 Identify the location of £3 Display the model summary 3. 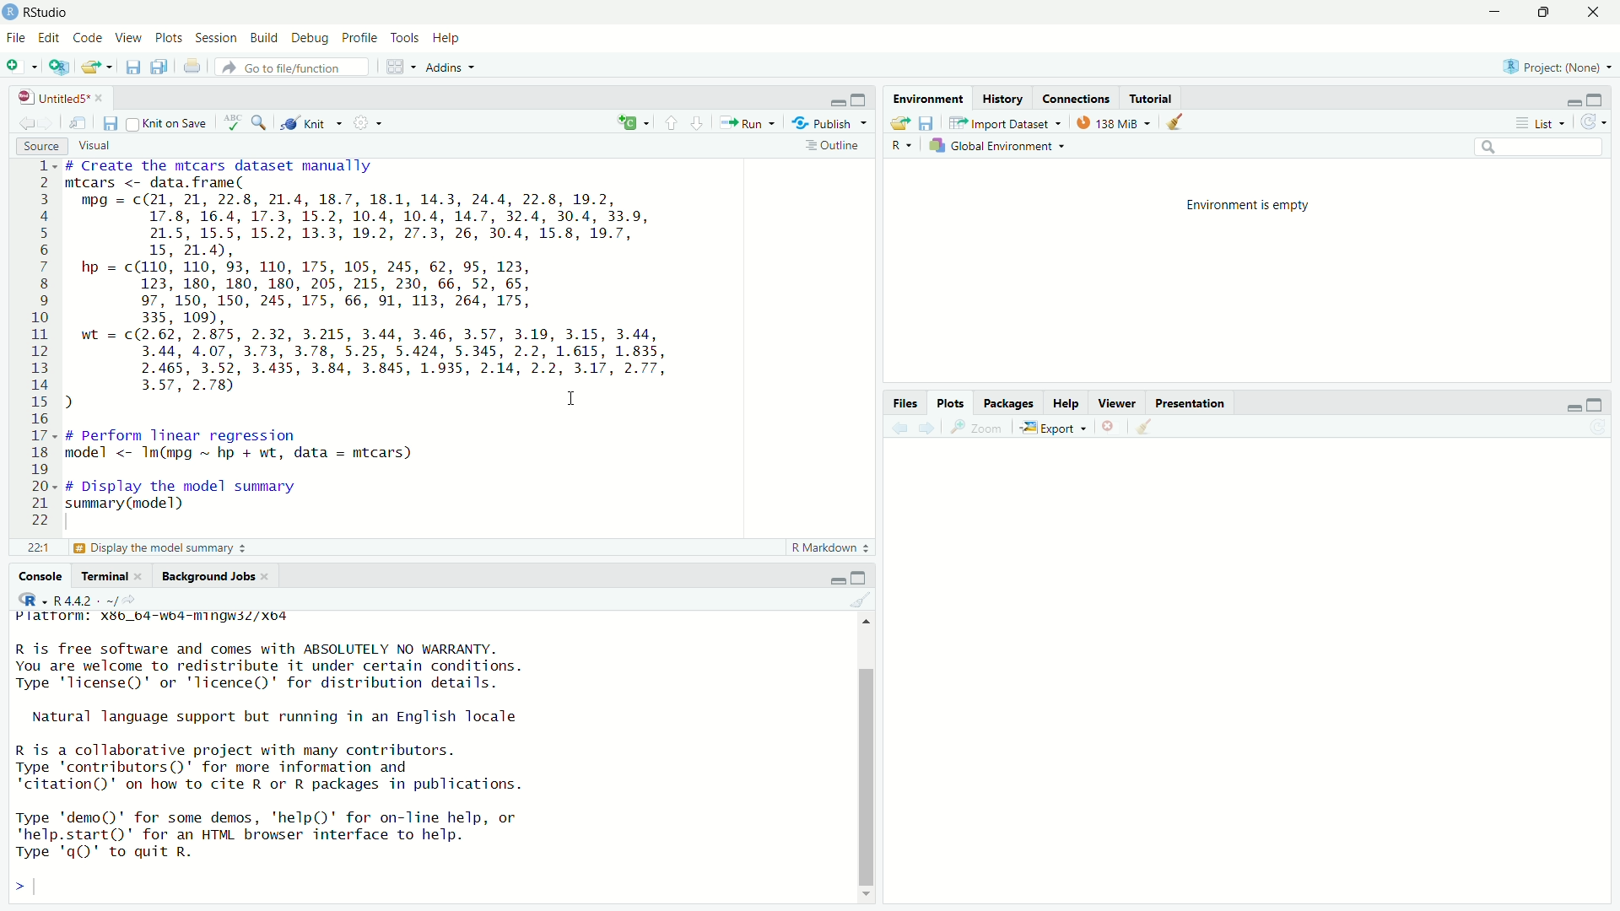
(158, 549).